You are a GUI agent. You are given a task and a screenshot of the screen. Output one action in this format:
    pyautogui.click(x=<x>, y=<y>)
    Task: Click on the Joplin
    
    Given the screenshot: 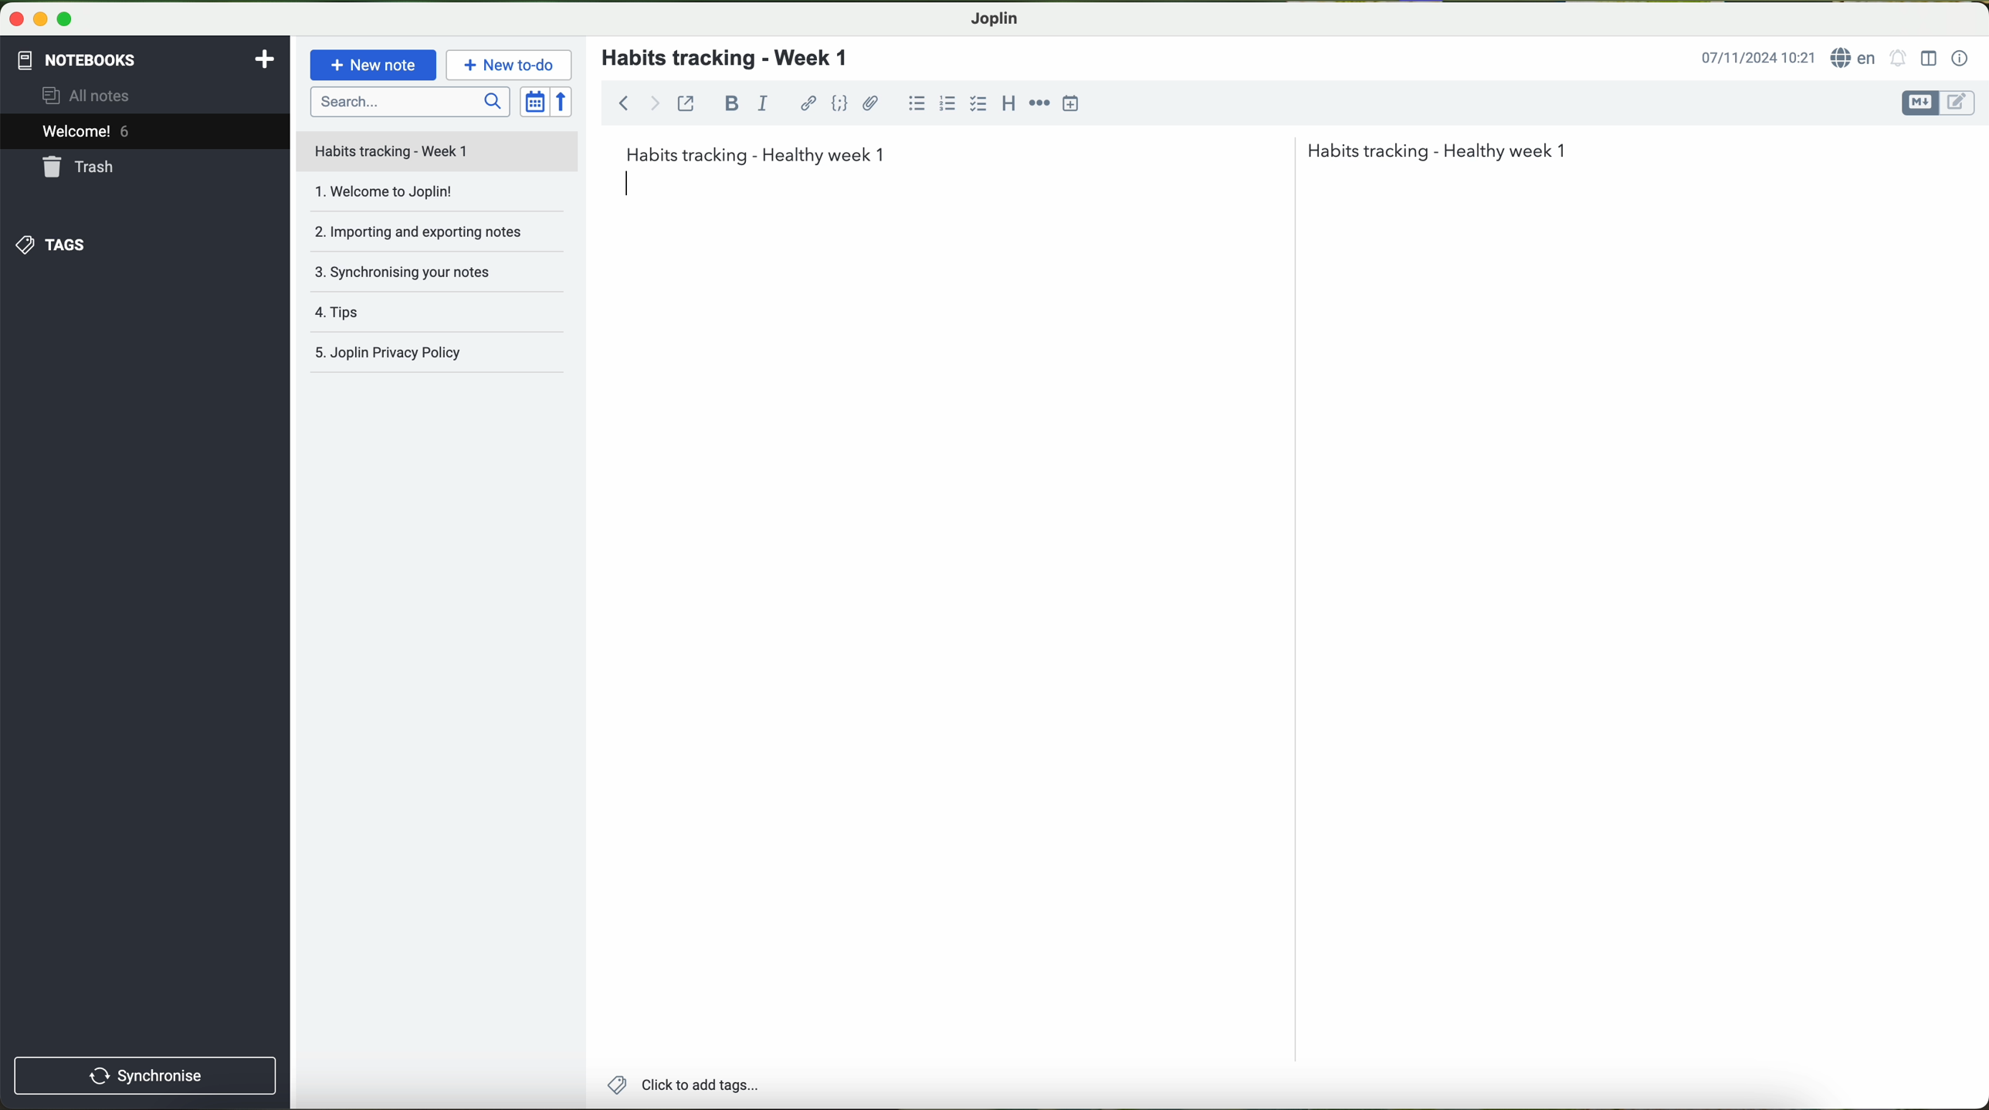 What is the action you would take?
    pyautogui.click(x=993, y=19)
    